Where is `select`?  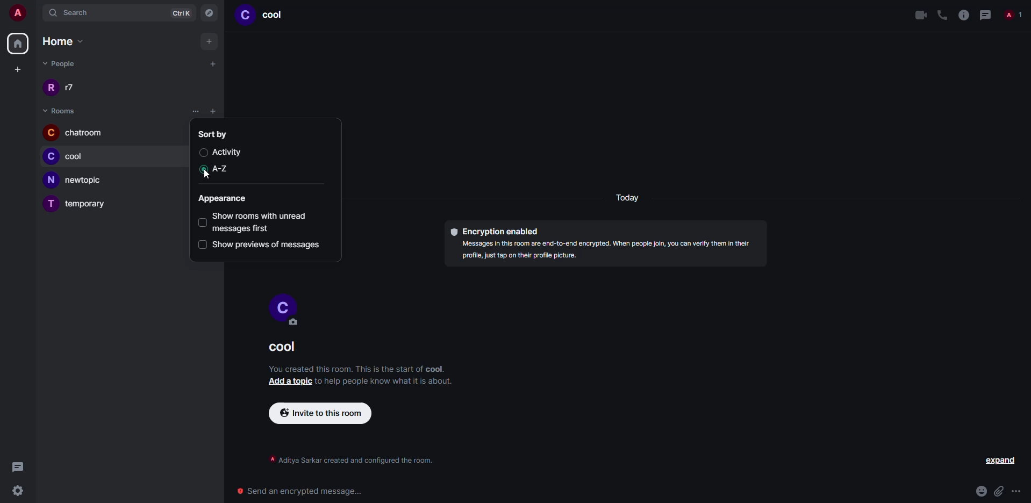 select is located at coordinates (201, 245).